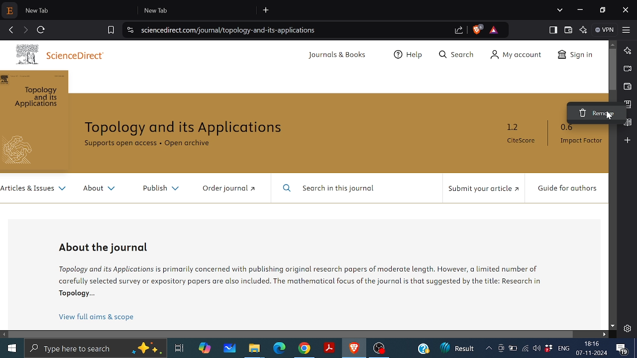 The width and height of the screenshot is (637, 358). What do you see at coordinates (4, 335) in the screenshot?
I see `Move left` at bounding box center [4, 335].